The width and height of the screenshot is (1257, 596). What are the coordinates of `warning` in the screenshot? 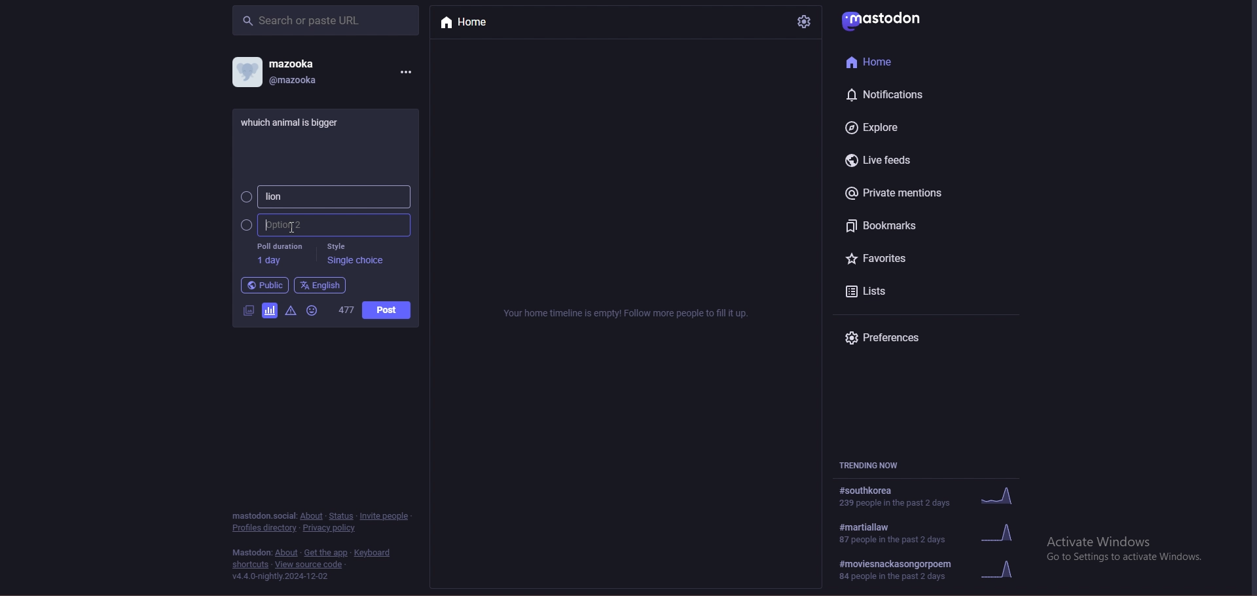 It's located at (291, 312).